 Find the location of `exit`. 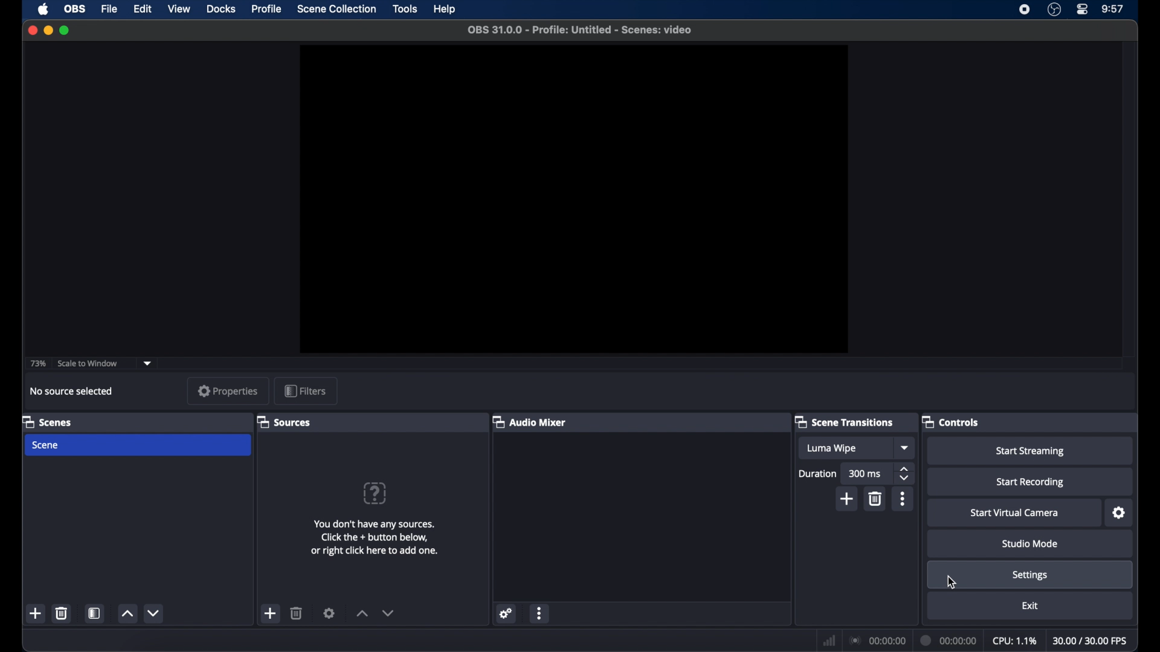

exit is located at coordinates (1029, 606).